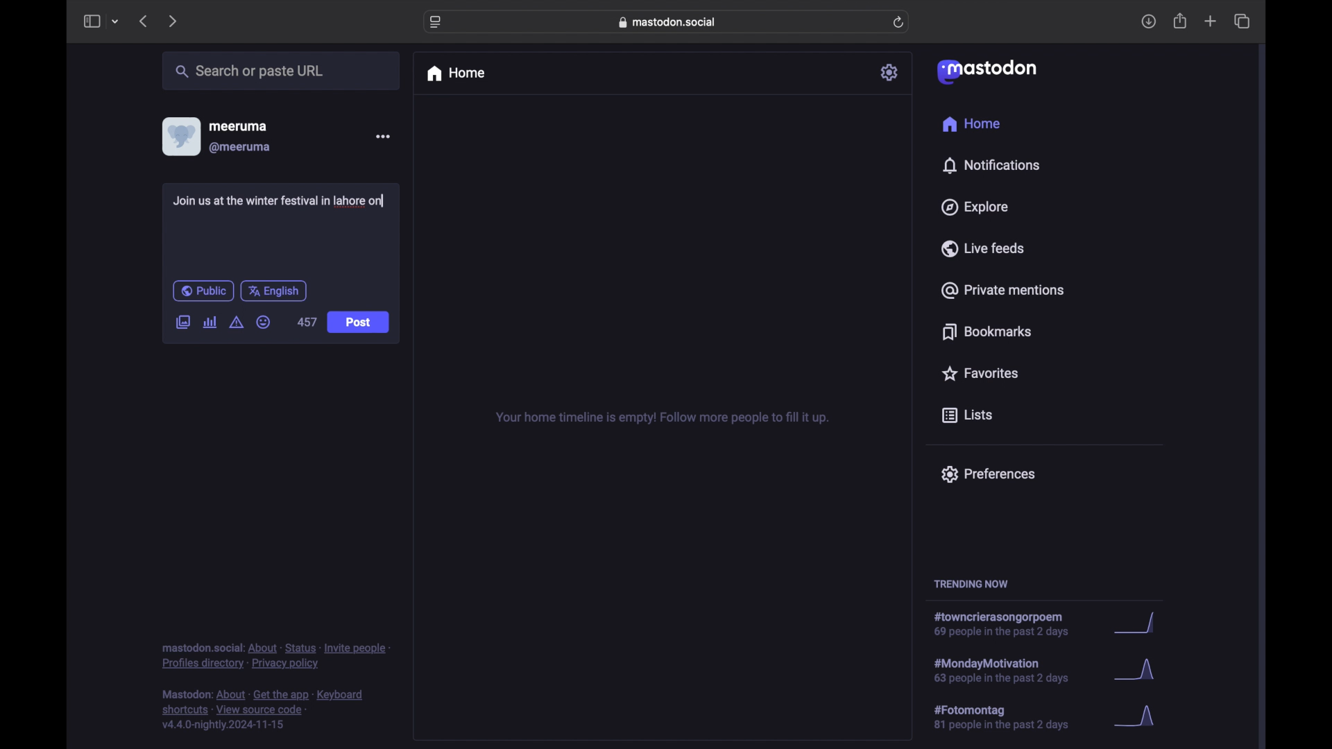 Image resolution: width=1332 pixels, height=749 pixels. What do you see at coordinates (236, 322) in the screenshot?
I see `add content warning` at bounding box center [236, 322].